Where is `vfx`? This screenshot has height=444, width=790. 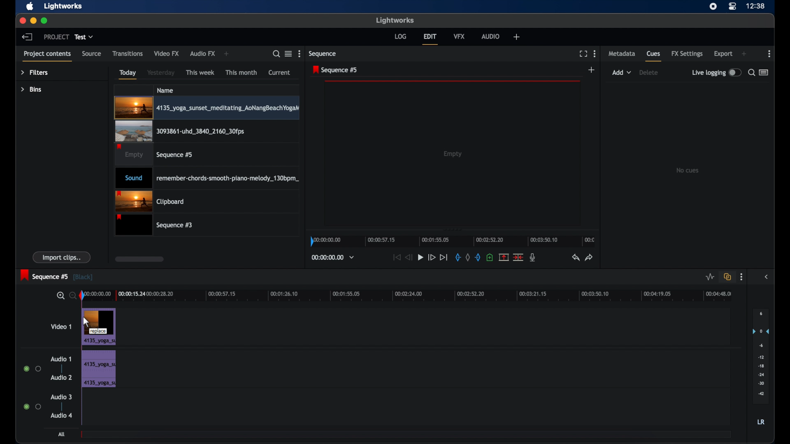 vfx is located at coordinates (459, 36).